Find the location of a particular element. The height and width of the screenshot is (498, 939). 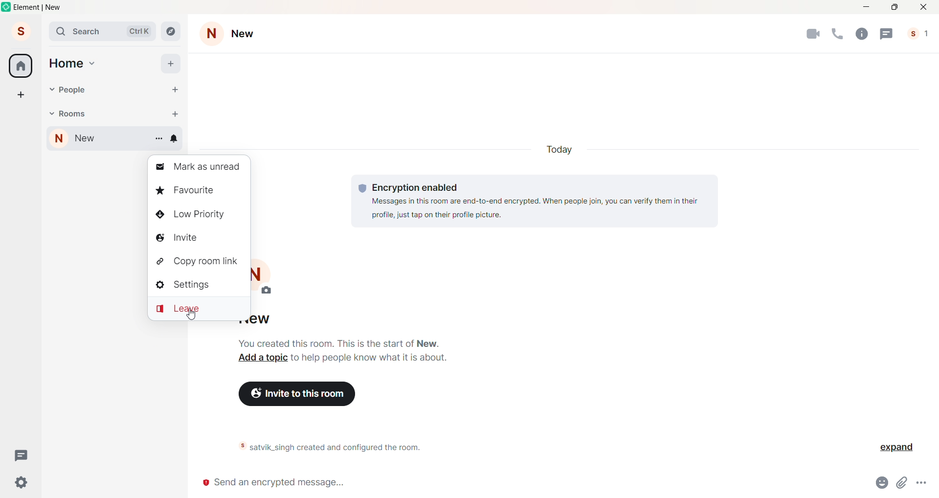

new is located at coordinates (94, 139).